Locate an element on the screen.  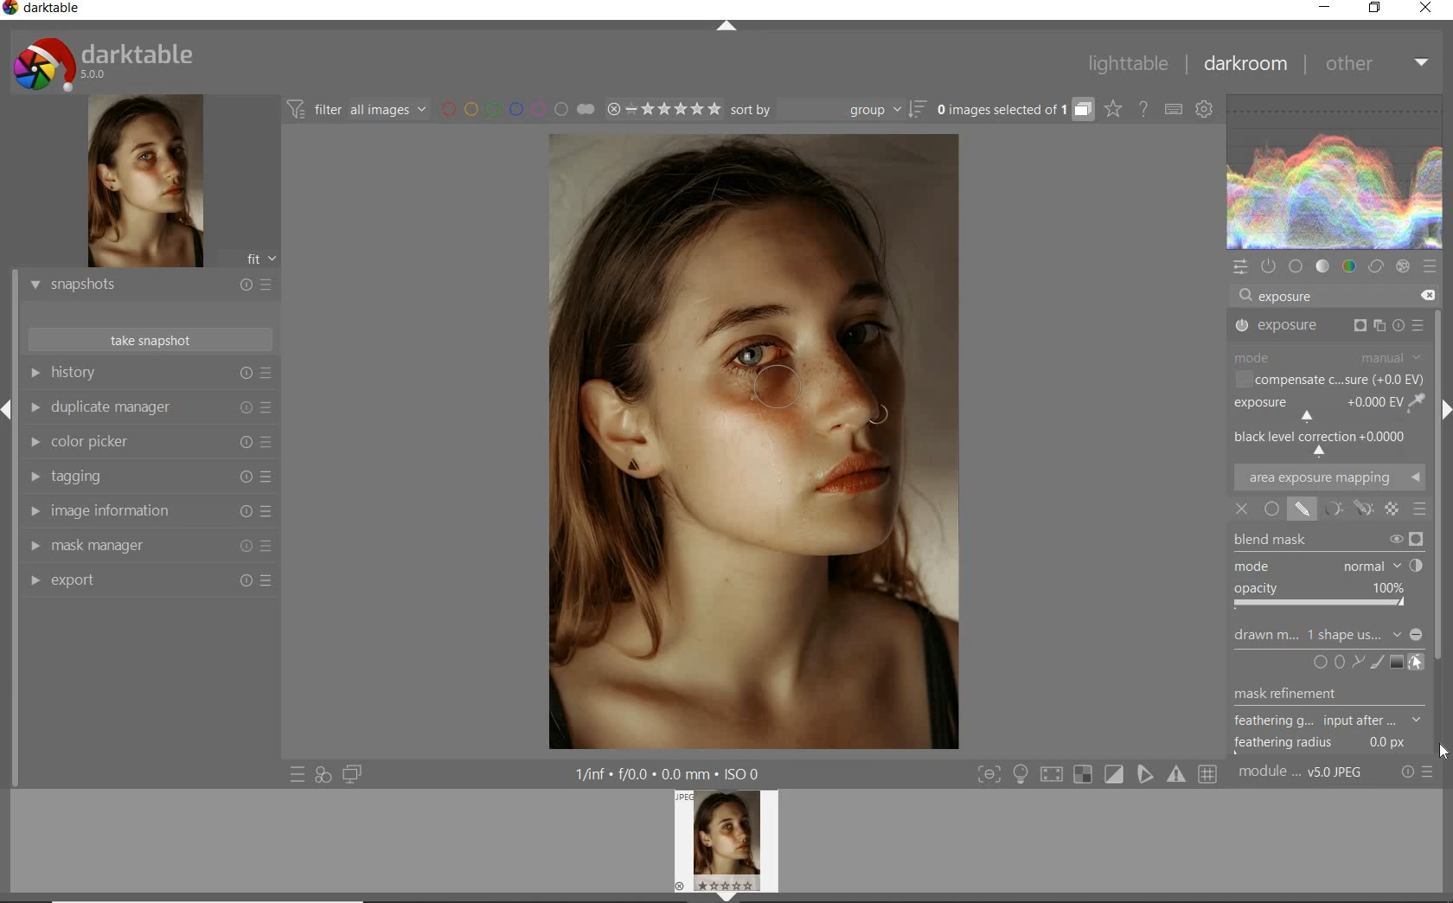
MASK OPTIONS is located at coordinates (1362, 509).